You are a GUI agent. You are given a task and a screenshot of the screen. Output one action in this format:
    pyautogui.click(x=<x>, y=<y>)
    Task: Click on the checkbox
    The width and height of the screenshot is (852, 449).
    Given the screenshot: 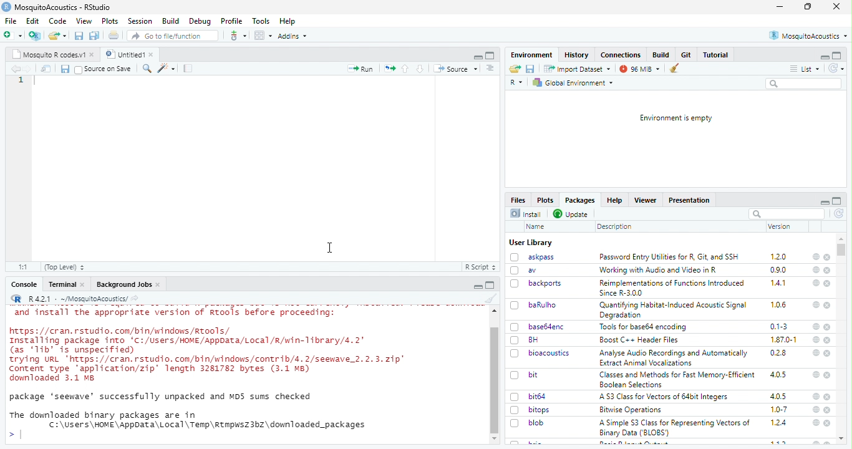 What is the action you would take?
    pyautogui.click(x=515, y=423)
    